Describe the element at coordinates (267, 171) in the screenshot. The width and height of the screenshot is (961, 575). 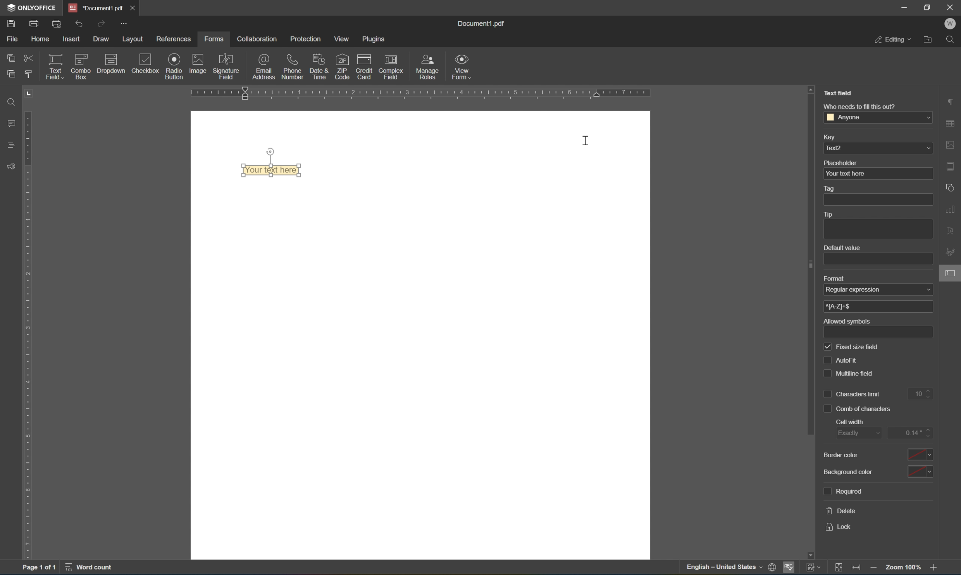
I see `text field` at that location.